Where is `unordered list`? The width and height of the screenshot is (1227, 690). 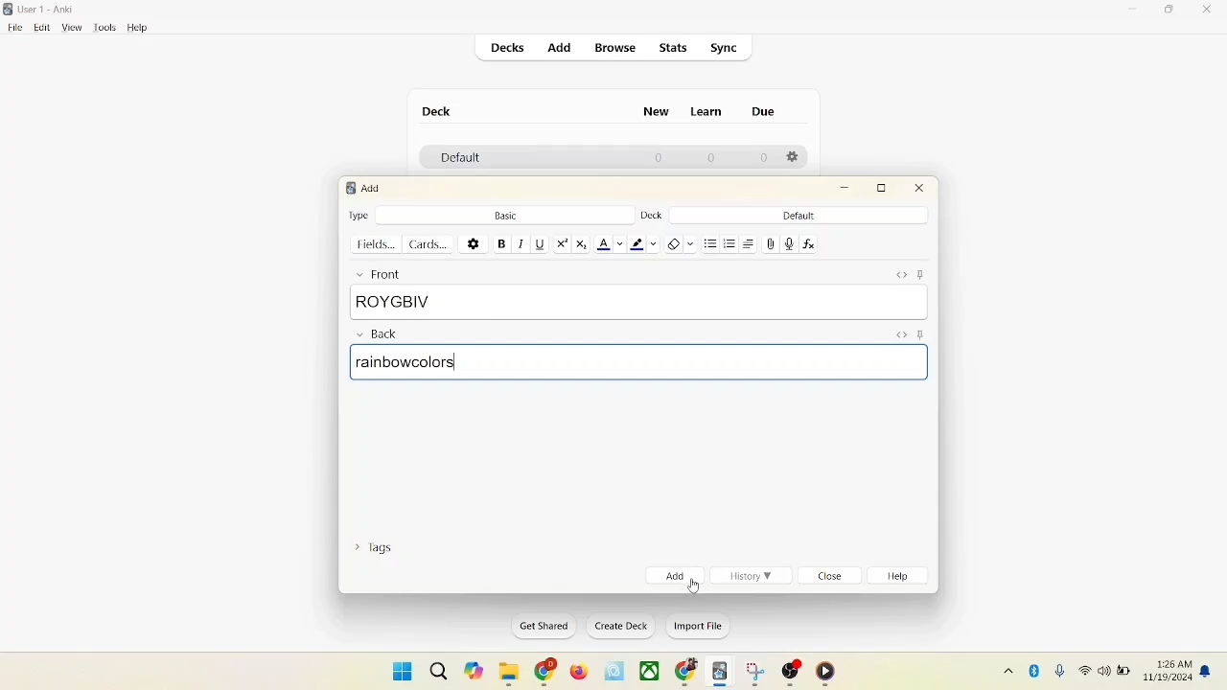 unordered list is located at coordinates (710, 241).